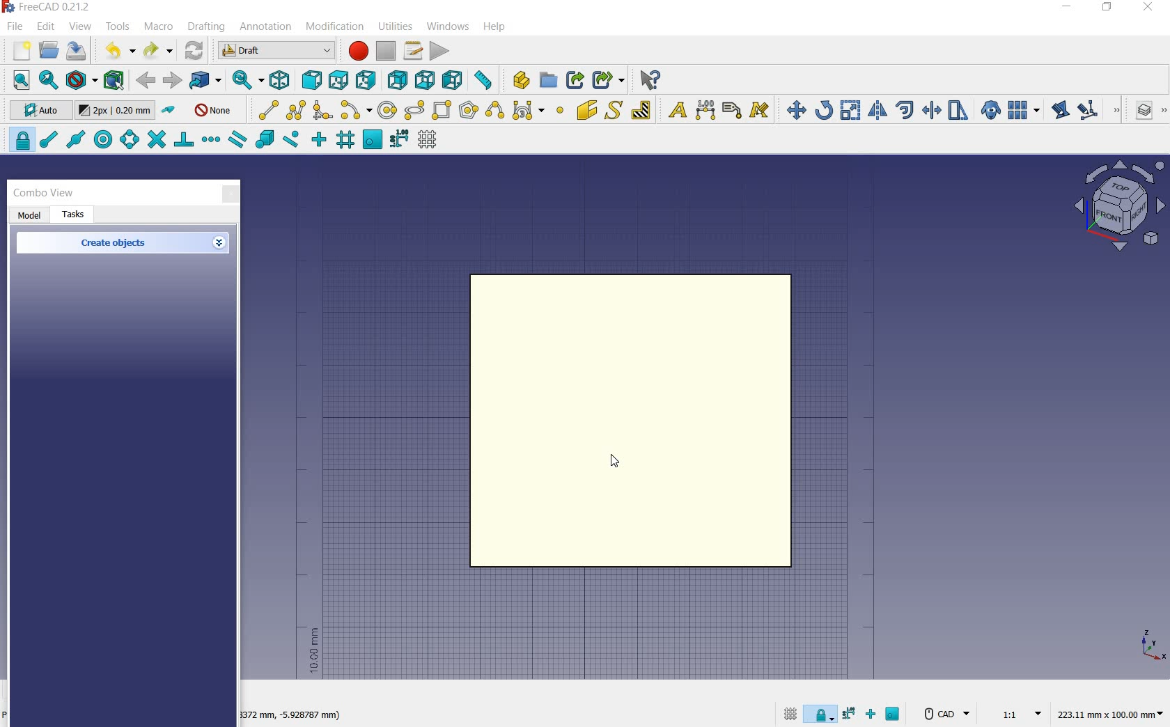 The width and height of the screenshot is (1170, 727). Describe the element at coordinates (426, 80) in the screenshot. I see `bottom` at that location.